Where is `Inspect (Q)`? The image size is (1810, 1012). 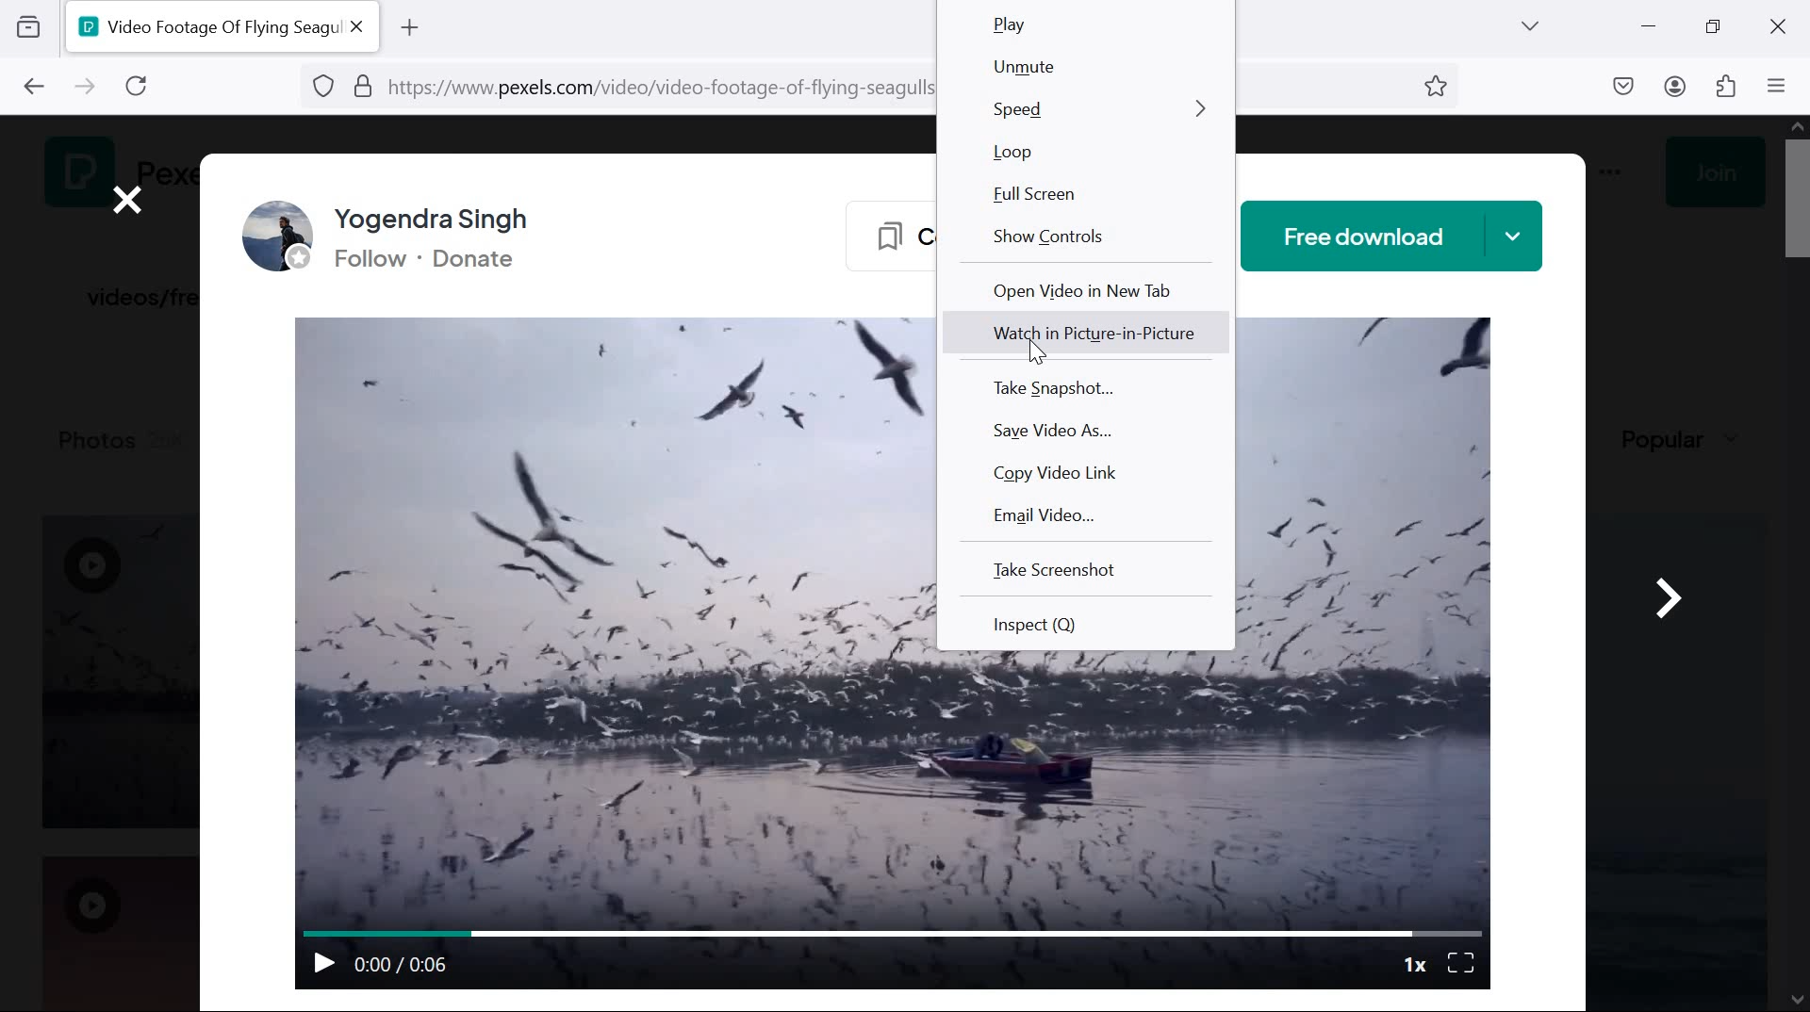 Inspect (Q) is located at coordinates (1045, 628).